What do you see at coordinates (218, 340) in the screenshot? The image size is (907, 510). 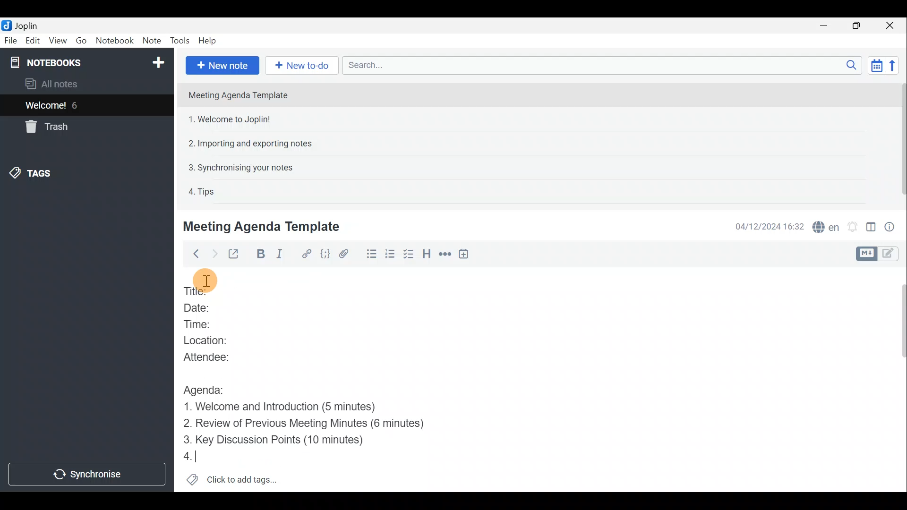 I see `Location:` at bounding box center [218, 340].